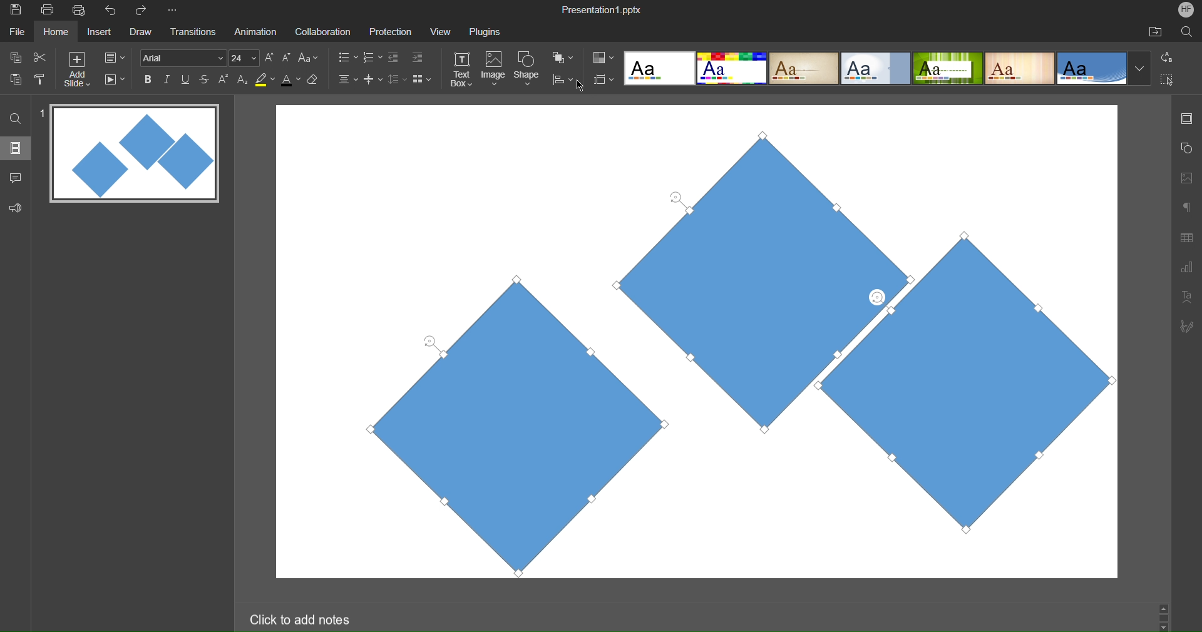 This screenshot has height=632, width=1202. I want to click on Shape, so click(528, 70).